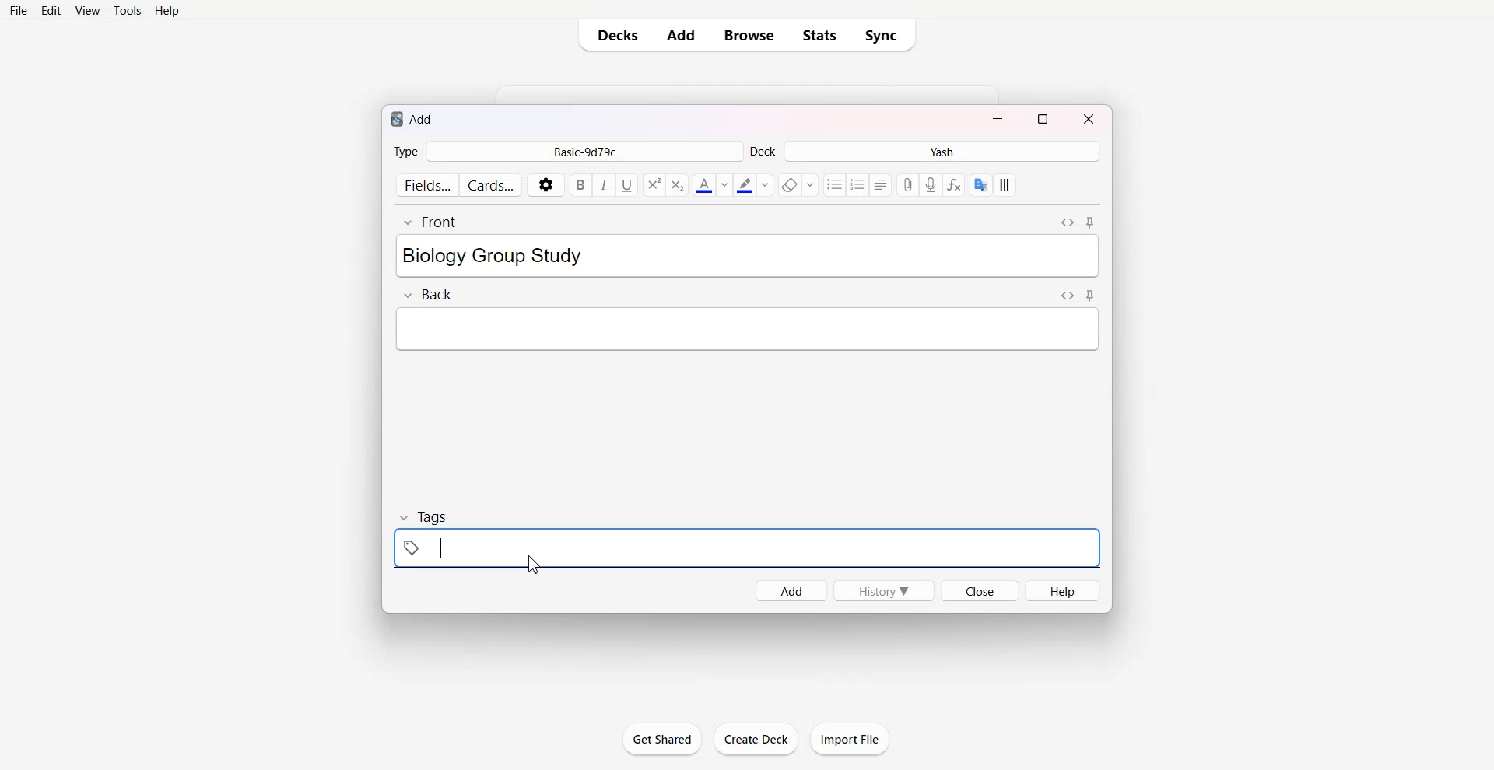 This screenshot has height=770, width=1494. I want to click on View, so click(87, 12).